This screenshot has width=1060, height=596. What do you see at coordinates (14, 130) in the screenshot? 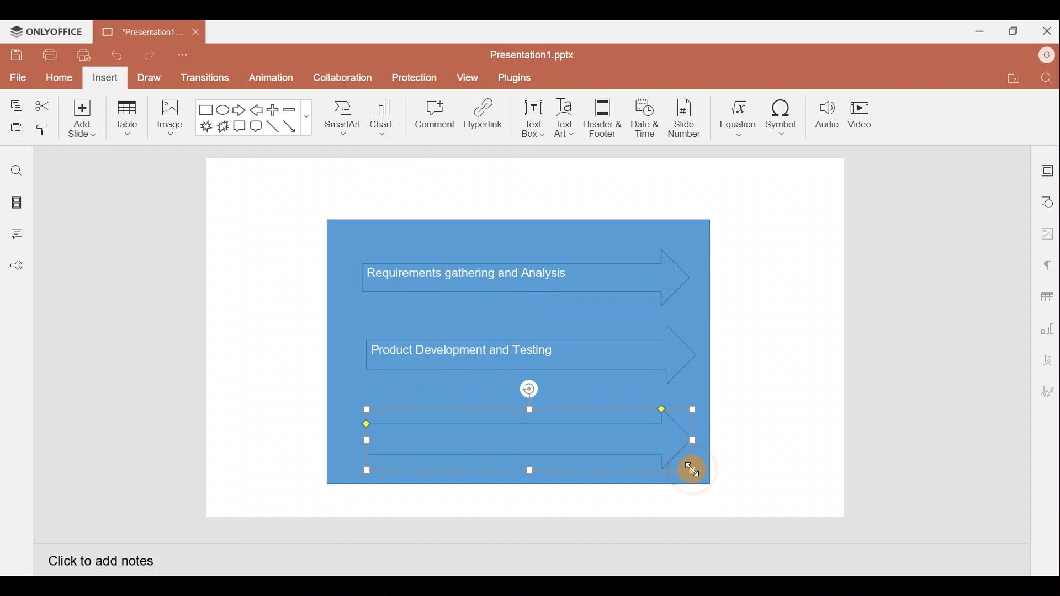
I see `Paste` at bounding box center [14, 130].